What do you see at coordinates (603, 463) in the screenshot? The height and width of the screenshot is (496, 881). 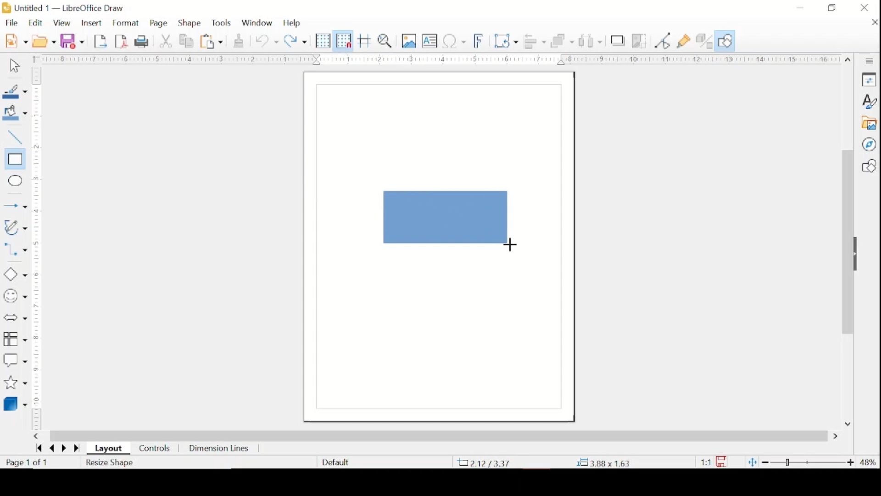 I see `3.88x1.63` at bounding box center [603, 463].